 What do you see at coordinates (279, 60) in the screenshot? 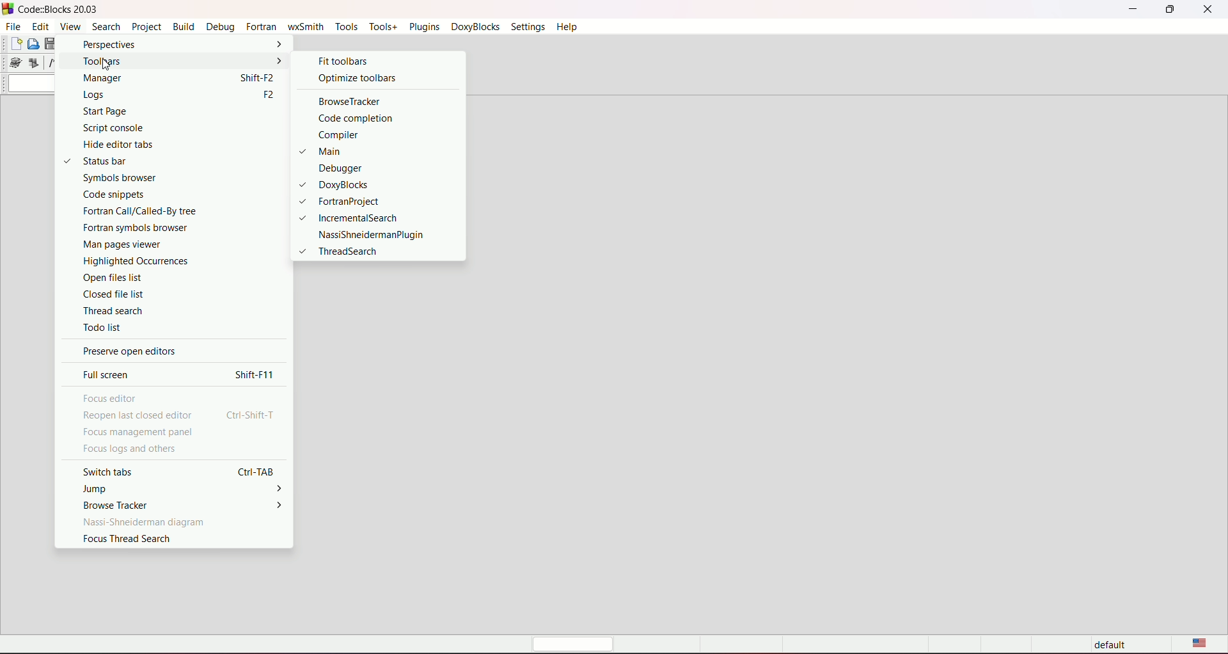
I see `arrow` at bounding box center [279, 60].